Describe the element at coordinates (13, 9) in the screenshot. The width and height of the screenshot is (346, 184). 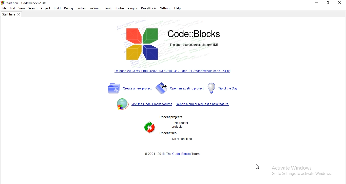
I see `Edit` at that location.